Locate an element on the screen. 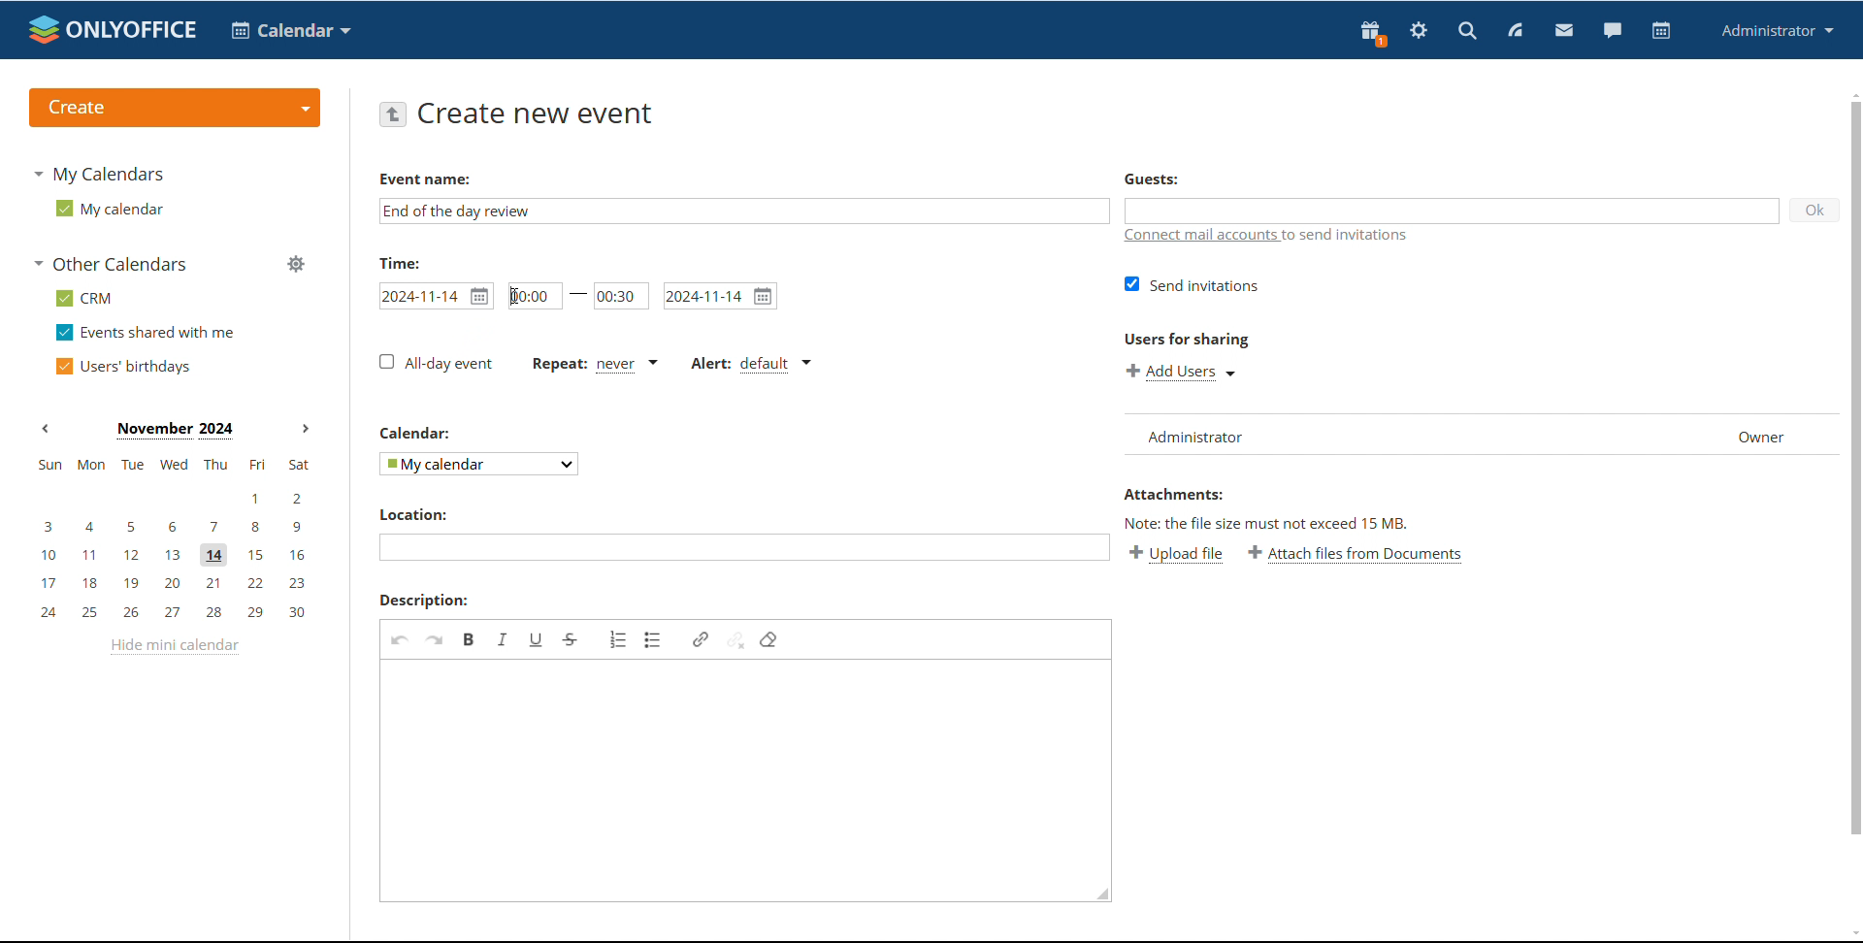  calendar is located at coordinates (417, 433).